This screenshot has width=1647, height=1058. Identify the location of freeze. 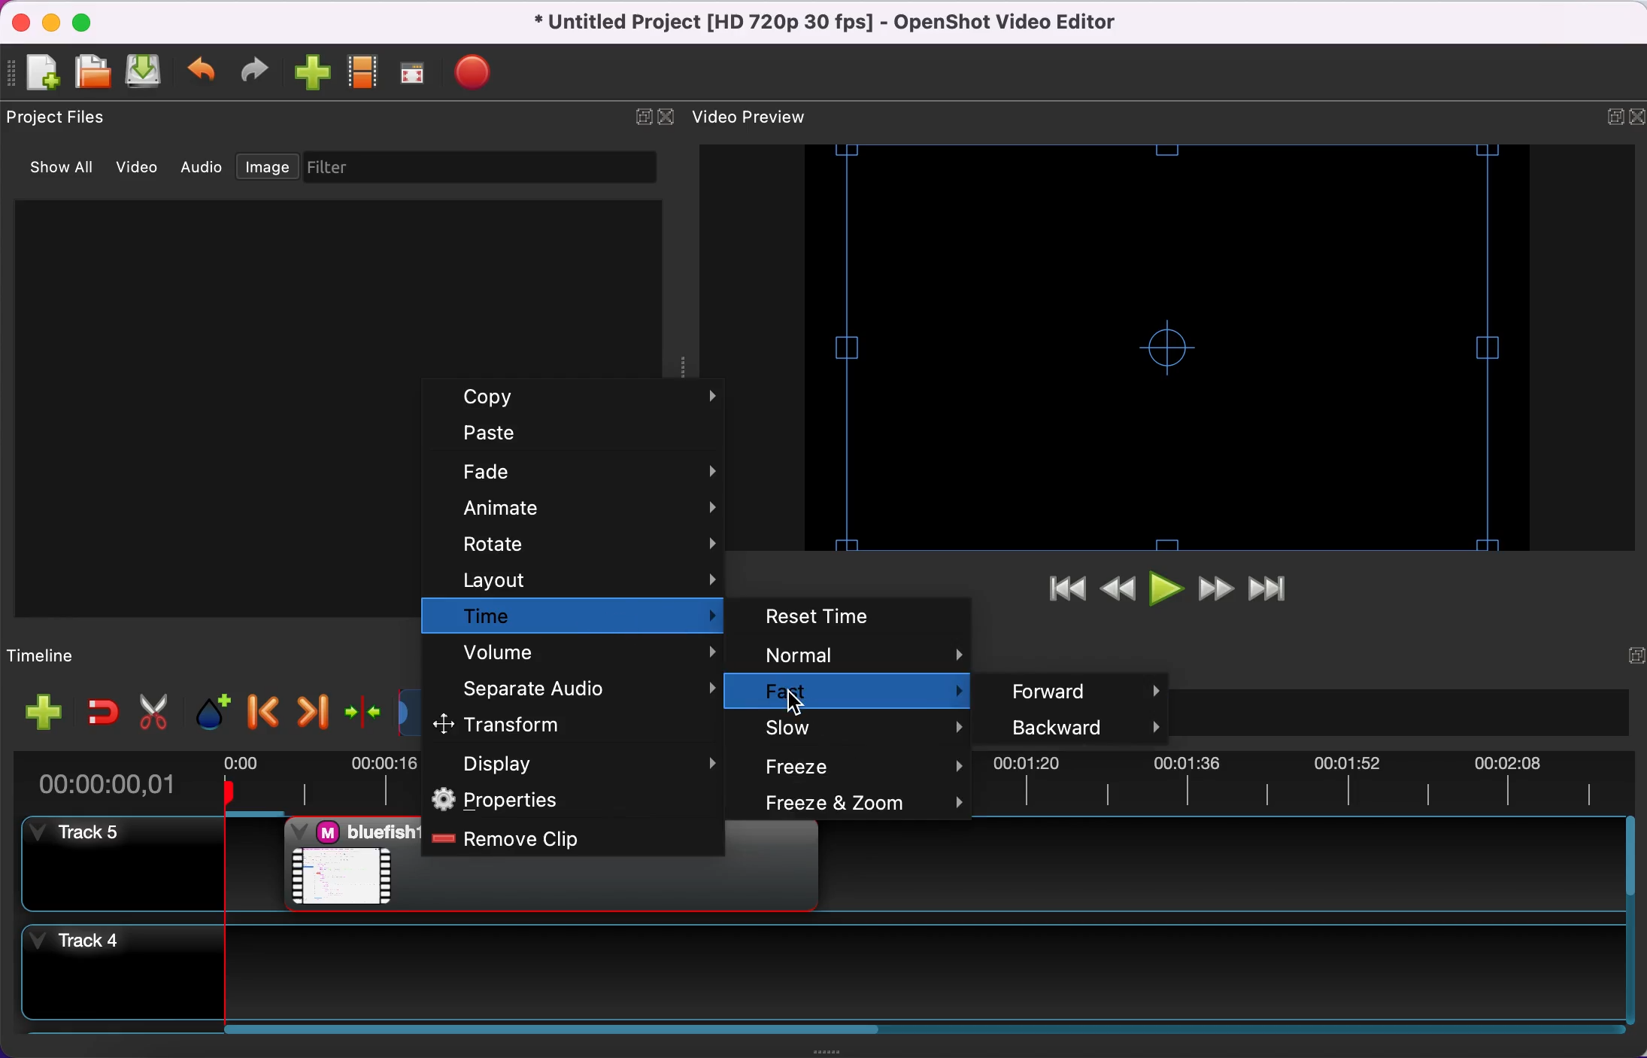
(866, 766).